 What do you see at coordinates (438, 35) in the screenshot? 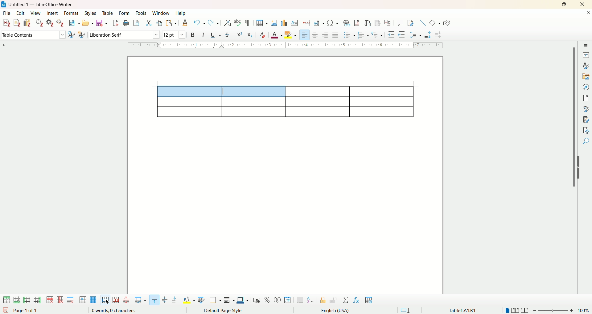
I see `decrease paragraph spacing` at bounding box center [438, 35].